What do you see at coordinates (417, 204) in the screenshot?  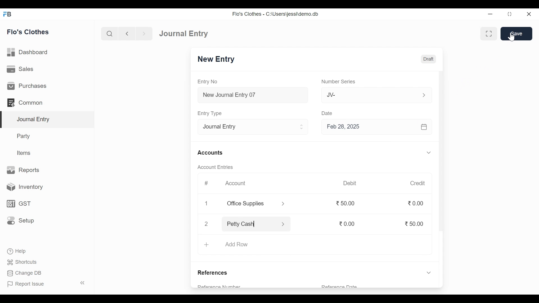 I see `0.00` at bounding box center [417, 204].